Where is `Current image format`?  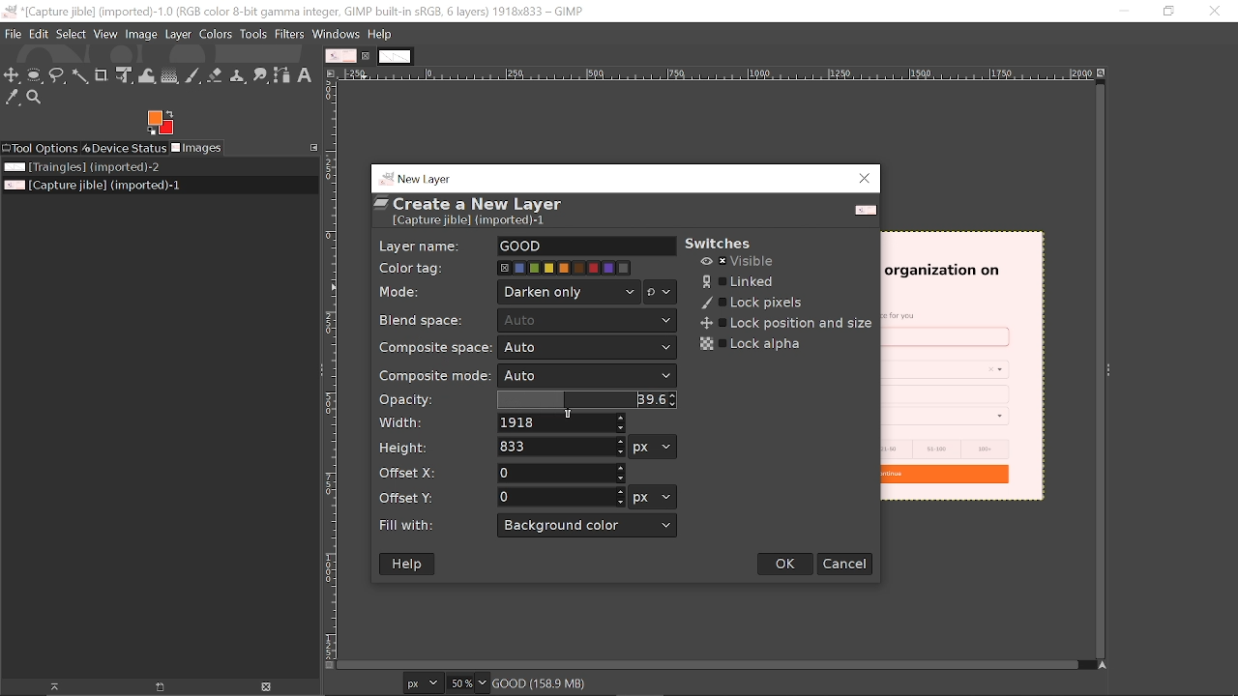
Current image format is located at coordinates (426, 684).